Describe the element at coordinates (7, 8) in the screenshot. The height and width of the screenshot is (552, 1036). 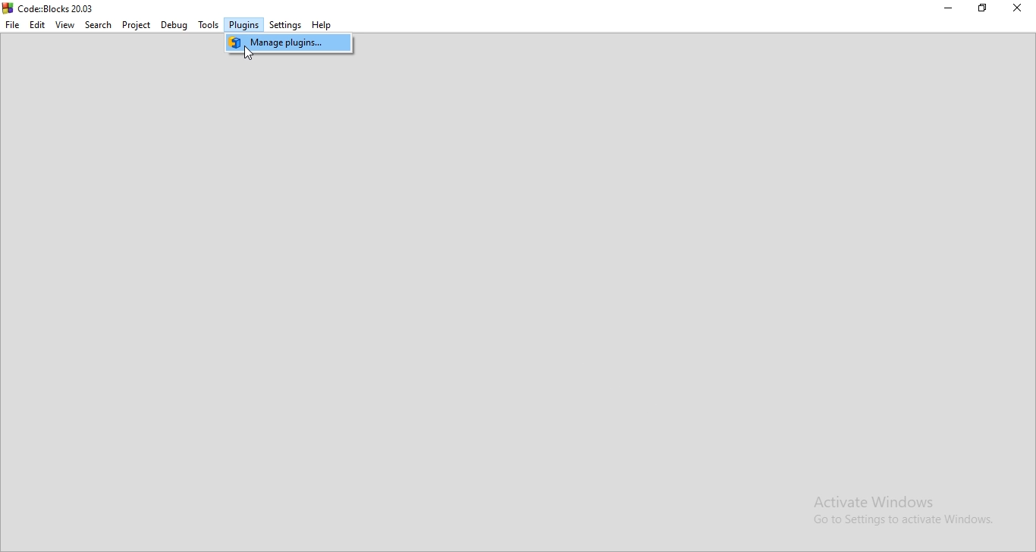
I see `CodeBlocks Desktop icon` at that location.